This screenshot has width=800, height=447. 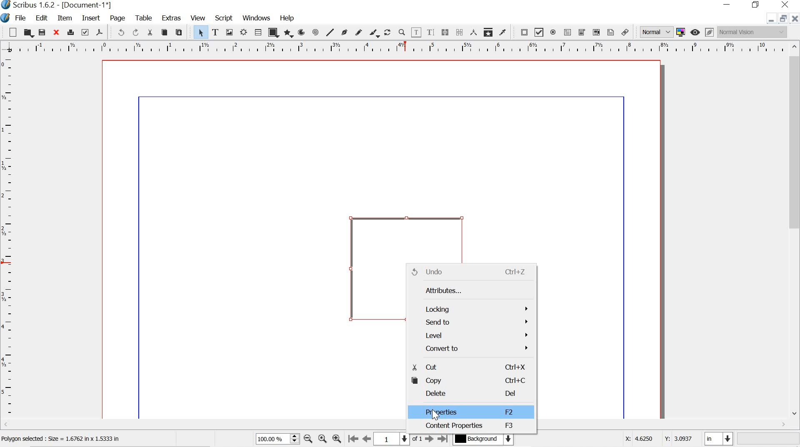 What do you see at coordinates (258, 32) in the screenshot?
I see `table` at bounding box center [258, 32].